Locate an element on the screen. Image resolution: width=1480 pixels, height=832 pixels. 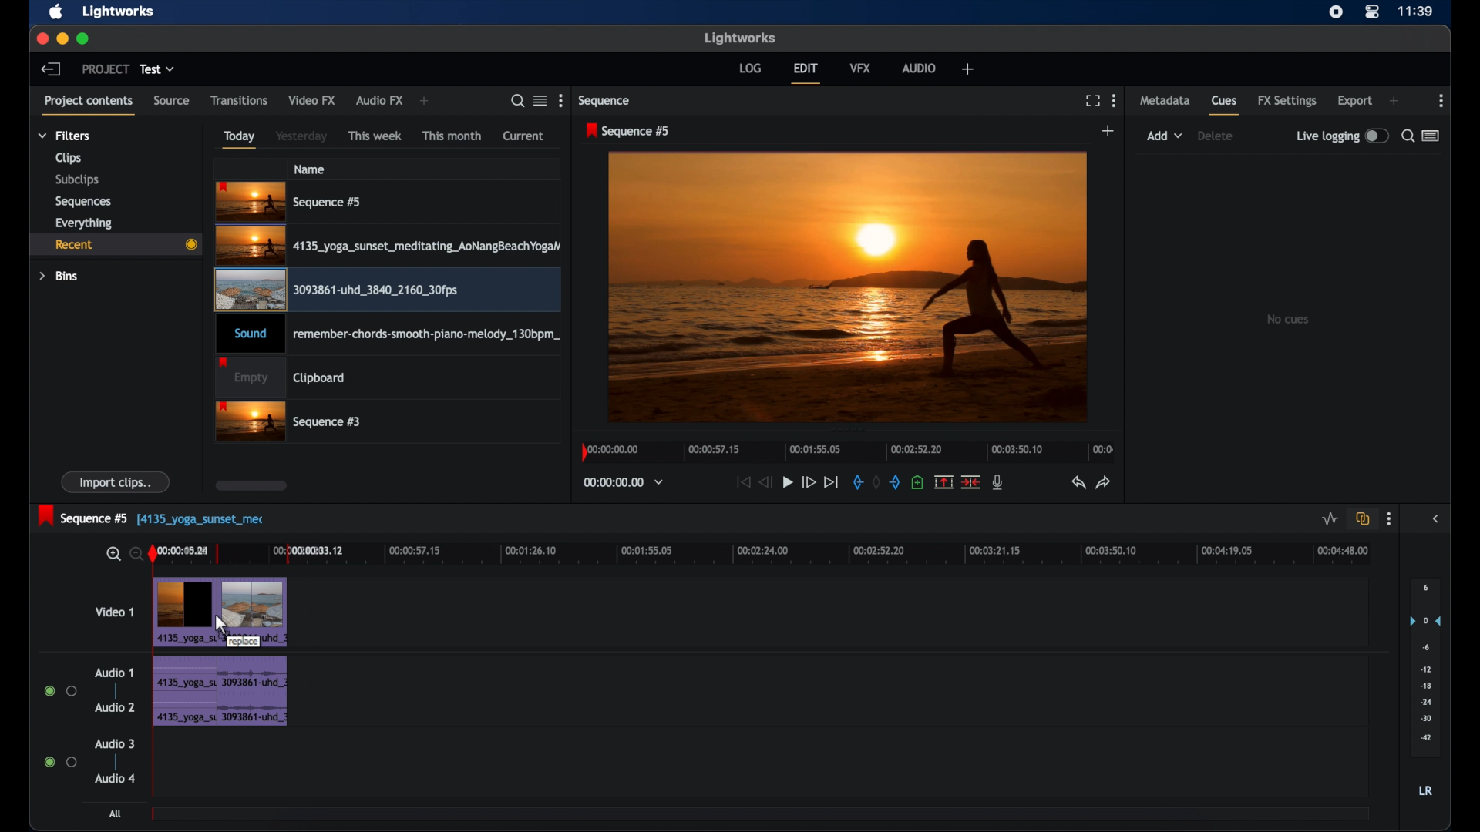
timecodes and reels is located at coordinates (627, 481).